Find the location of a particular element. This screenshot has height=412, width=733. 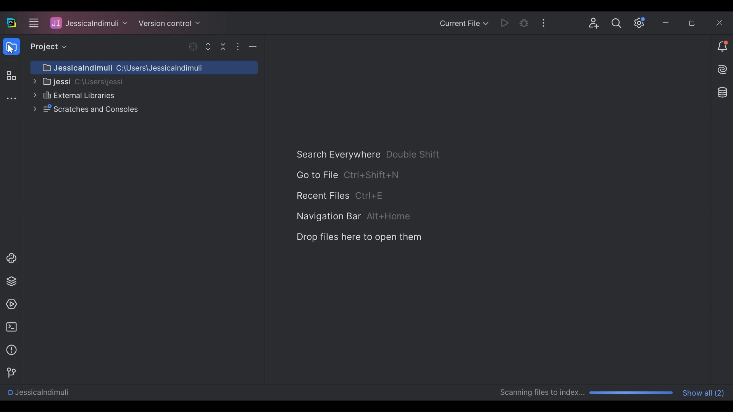

Problems is located at coordinates (10, 350).